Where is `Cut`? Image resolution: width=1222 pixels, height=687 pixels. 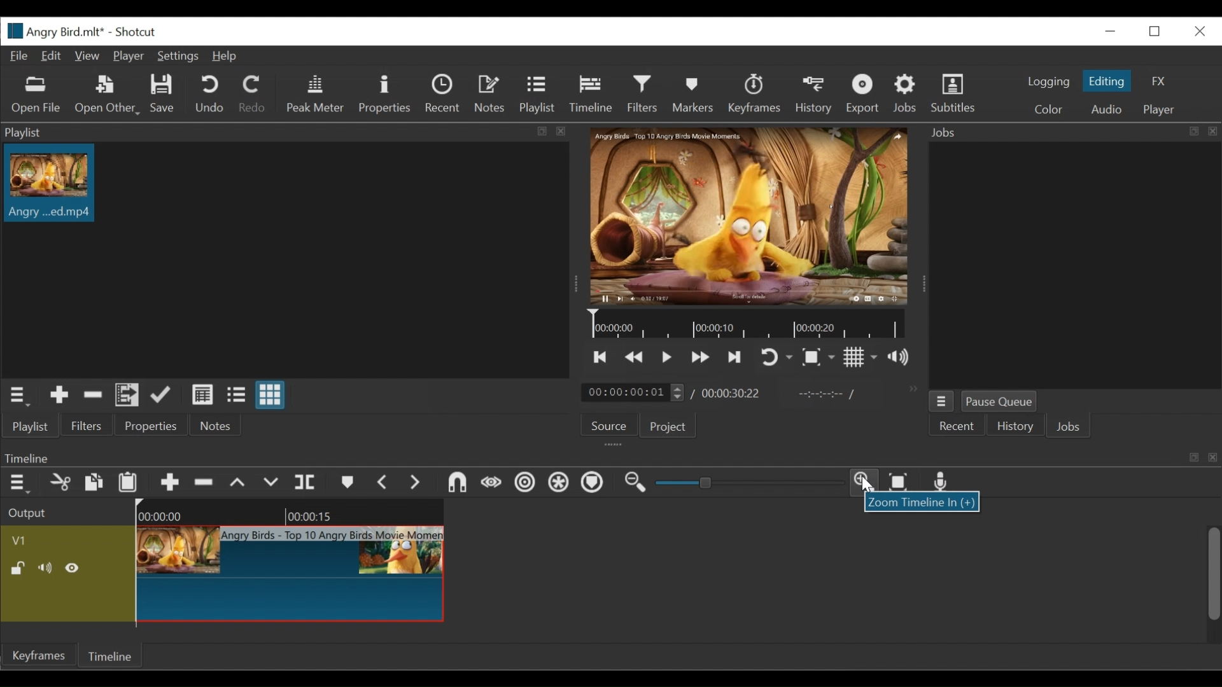 Cut is located at coordinates (60, 482).